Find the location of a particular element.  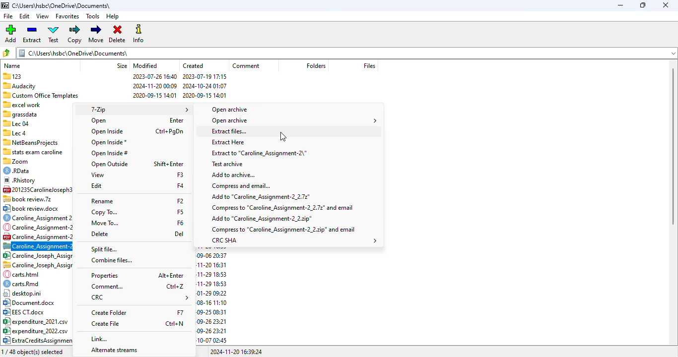

 ExtraCreditsAssignment.... 60228 2023-10-07 0257 2023-10-07 02:45 is located at coordinates (42, 341).